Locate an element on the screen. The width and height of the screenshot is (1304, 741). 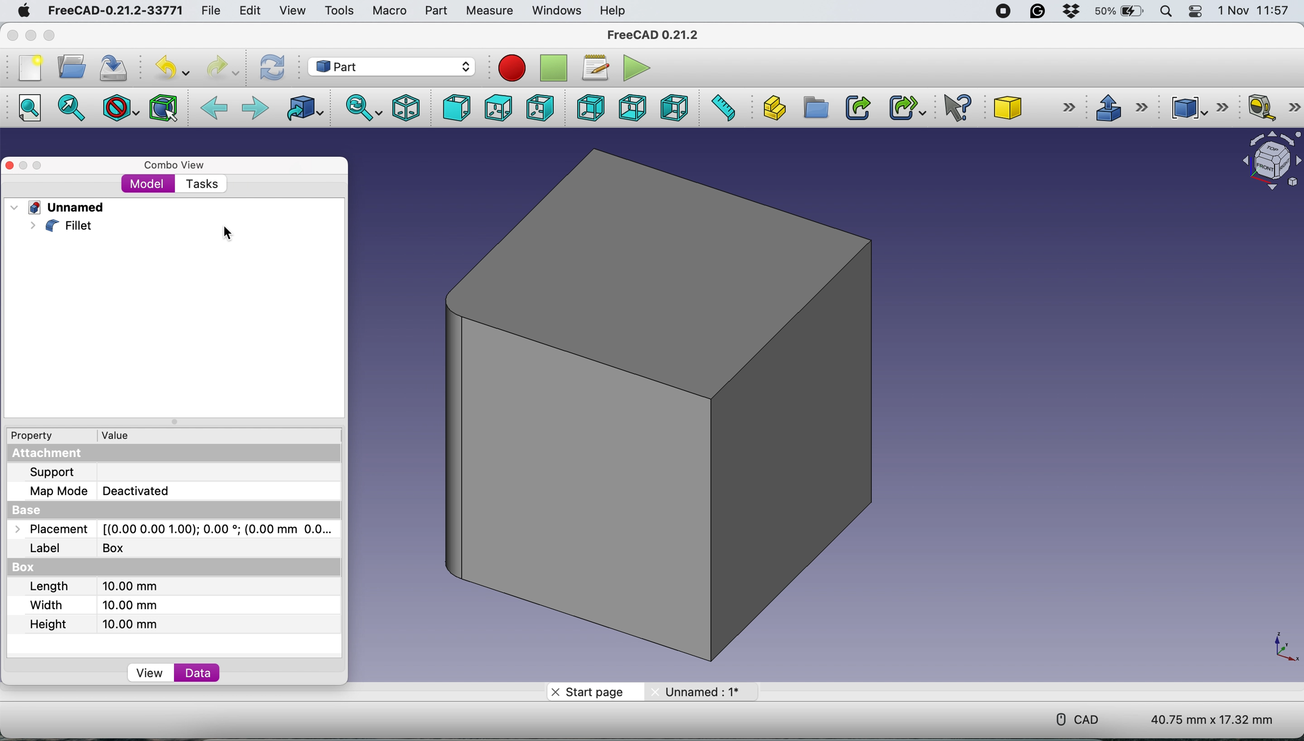
forward is located at coordinates (254, 109).